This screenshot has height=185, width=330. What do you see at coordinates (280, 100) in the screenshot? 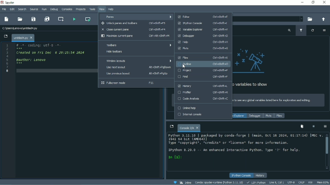
I see `Run code in the editor or IPython console to see any global variables listed here for exploration and editing.` at bounding box center [280, 100].